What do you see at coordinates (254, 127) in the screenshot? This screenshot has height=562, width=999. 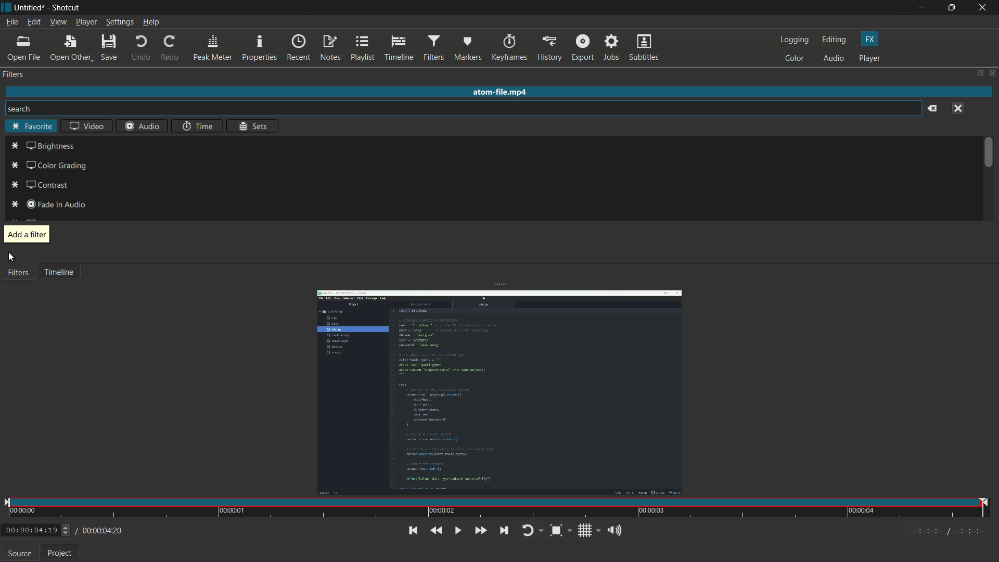 I see `sets` at bounding box center [254, 127].